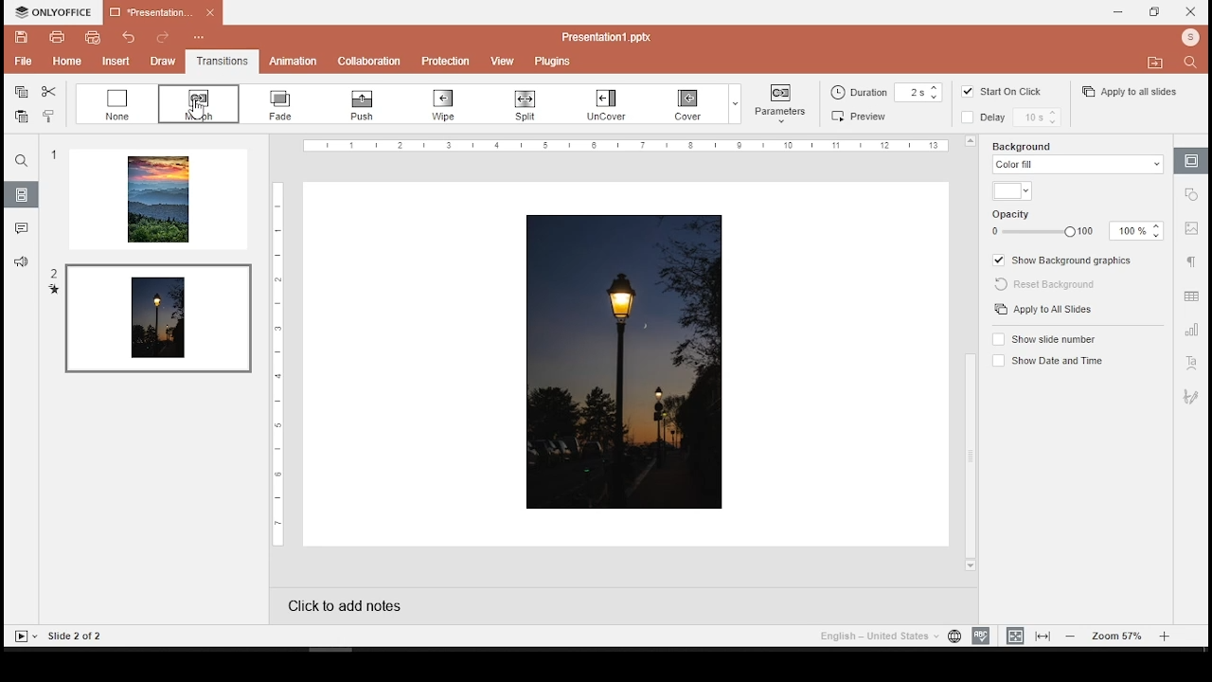 Image resolution: width=1212 pixels, height=682 pixels. Describe the element at coordinates (1118, 637) in the screenshot. I see `Zoom 571% +` at that location.